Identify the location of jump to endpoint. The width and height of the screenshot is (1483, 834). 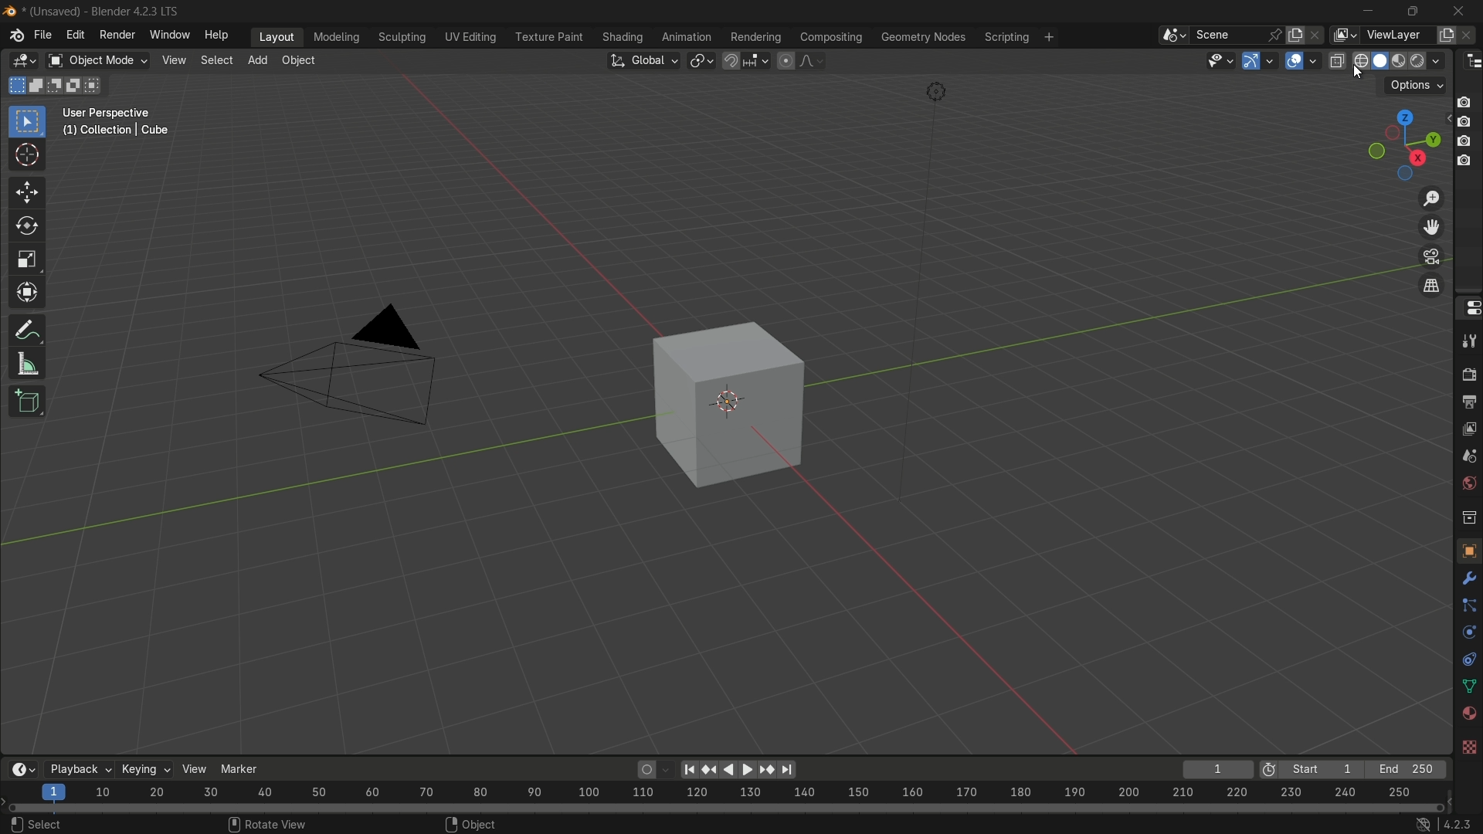
(788, 770).